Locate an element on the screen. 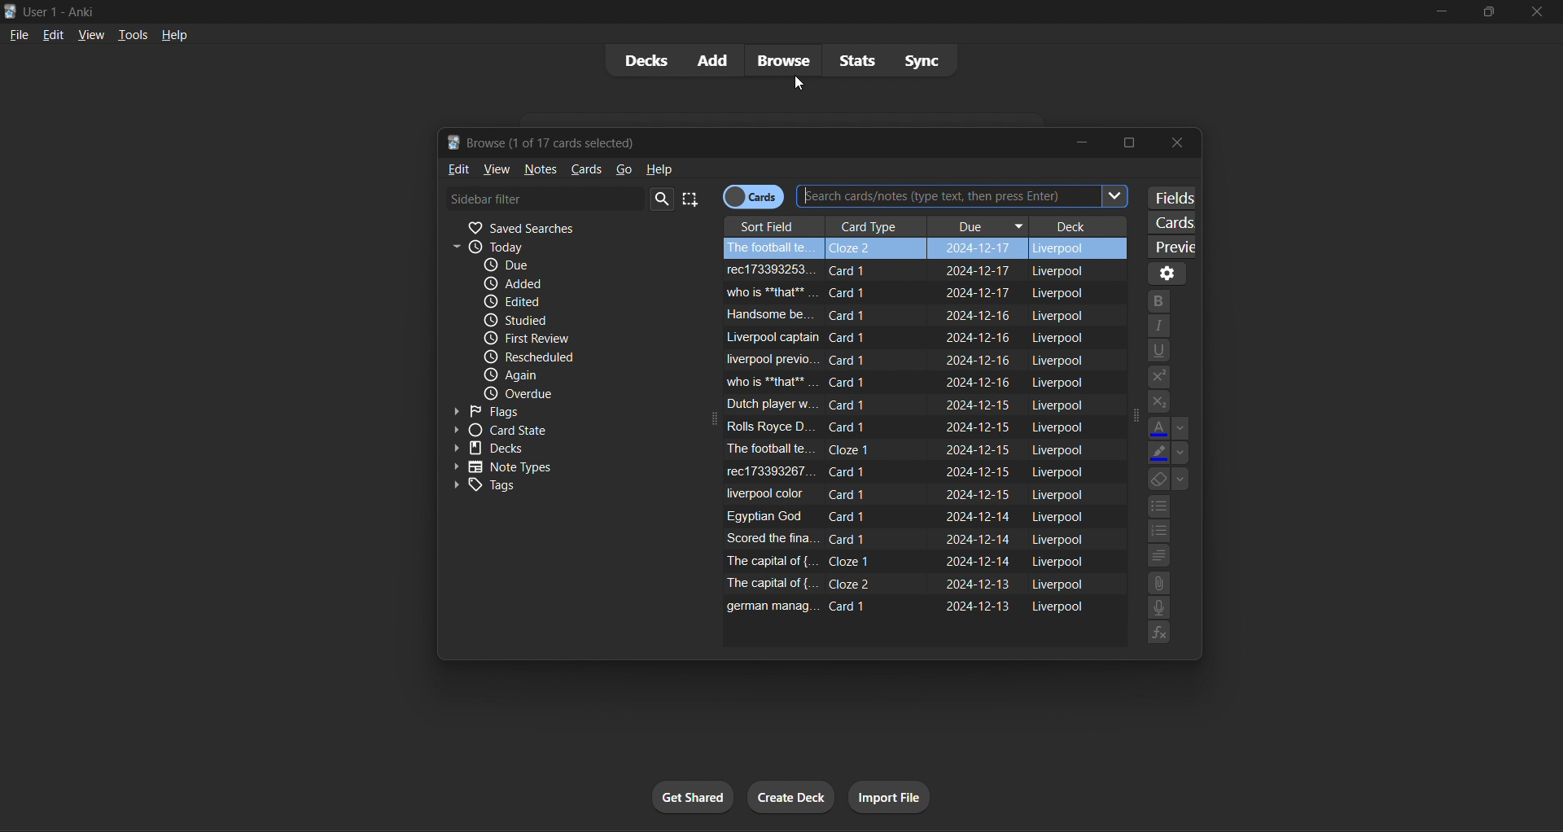 This screenshot has height=832, width=1563. card 1 is located at coordinates (856, 471).